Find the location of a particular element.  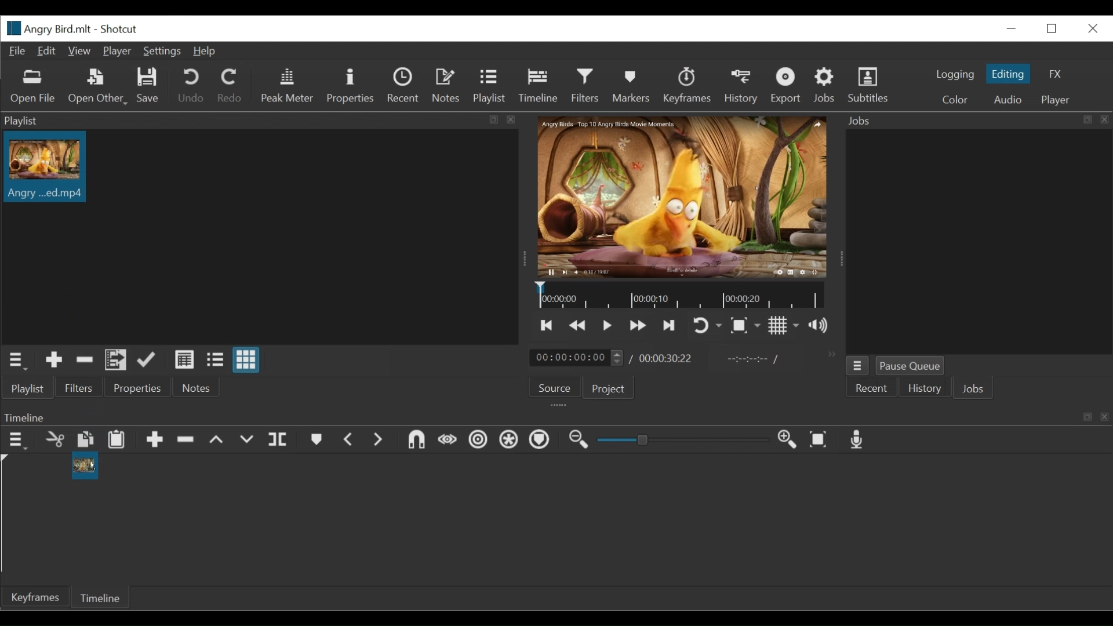

Skip to the next point is located at coordinates (548, 325).